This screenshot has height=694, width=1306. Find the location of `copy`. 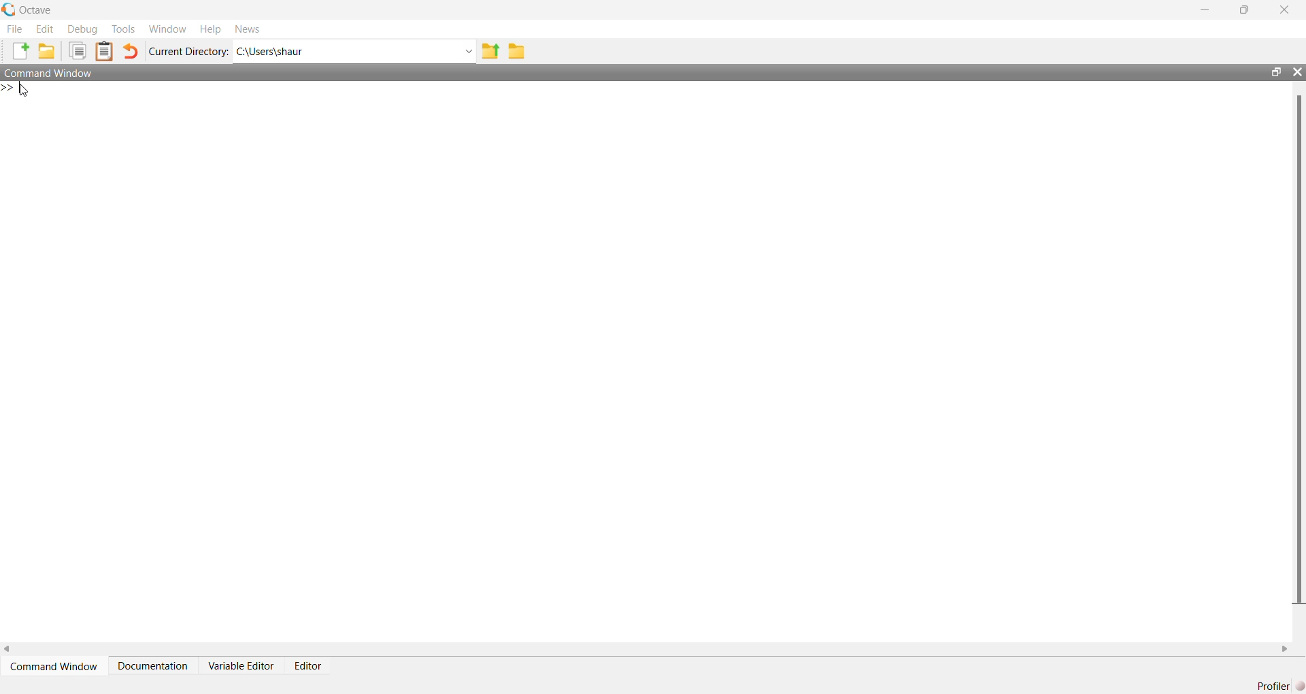

copy is located at coordinates (77, 50).